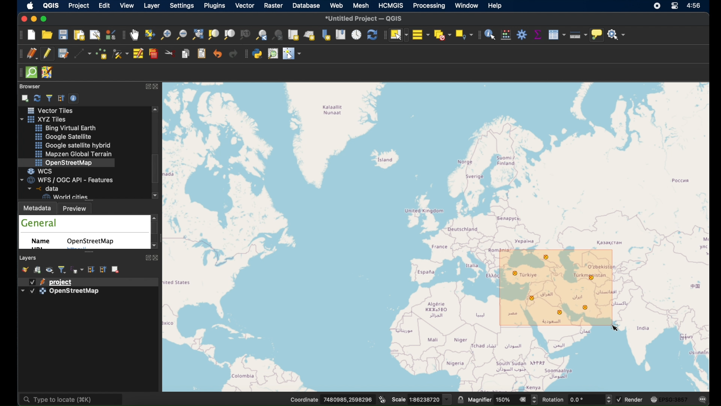 This screenshot has height=406, width=721. Describe the element at coordinates (152, 6) in the screenshot. I see `layer` at that location.